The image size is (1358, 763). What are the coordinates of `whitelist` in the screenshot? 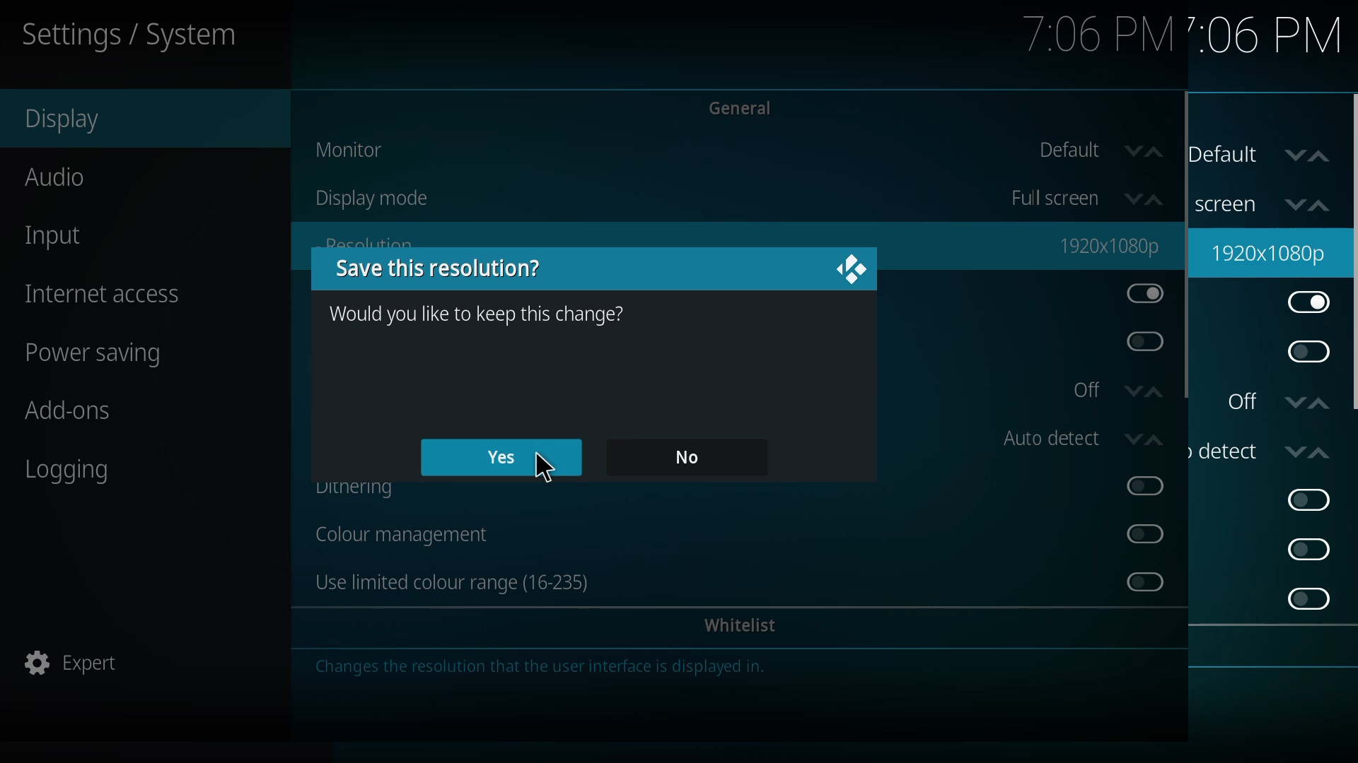 It's located at (745, 628).